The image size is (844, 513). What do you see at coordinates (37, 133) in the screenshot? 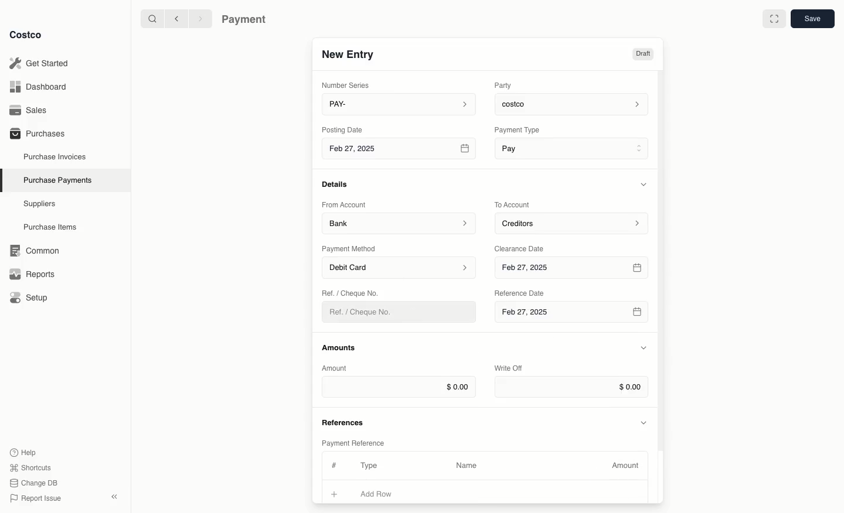
I see `Purchases` at bounding box center [37, 133].